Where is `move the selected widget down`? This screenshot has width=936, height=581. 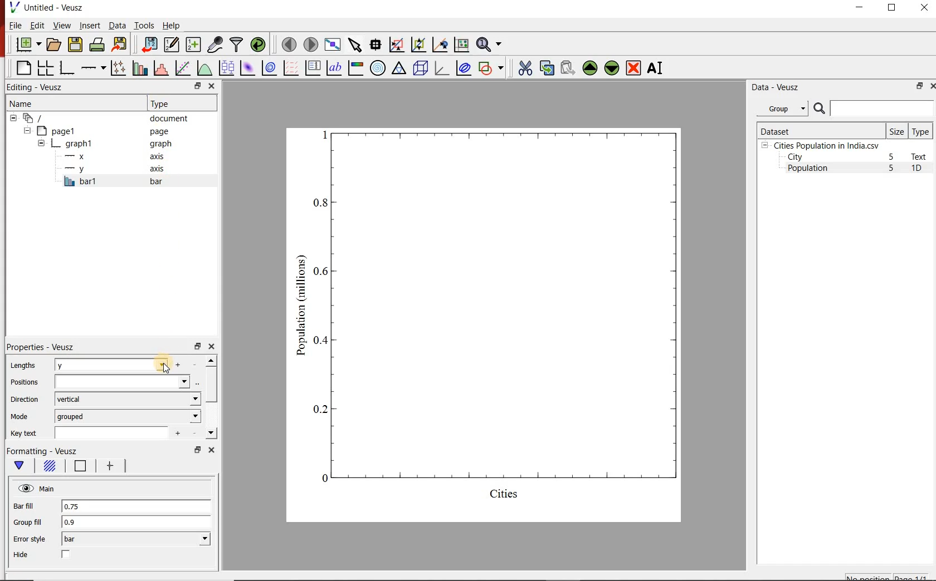 move the selected widget down is located at coordinates (612, 68).